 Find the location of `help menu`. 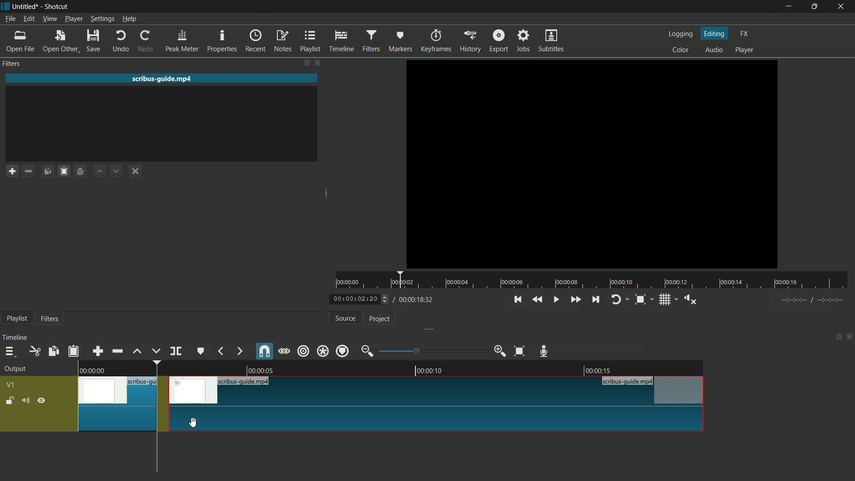

help menu is located at coordinates (130, 19).